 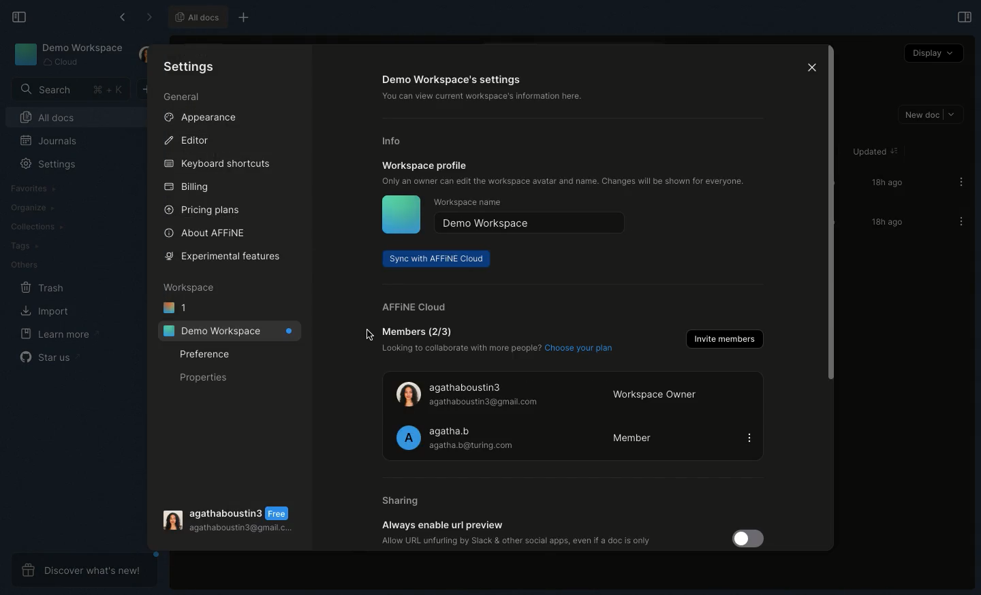 What do you see at coordinates (495, 89) in the screenshot?
I see `Demo workspace's settings` at bounding box center [495, 89].